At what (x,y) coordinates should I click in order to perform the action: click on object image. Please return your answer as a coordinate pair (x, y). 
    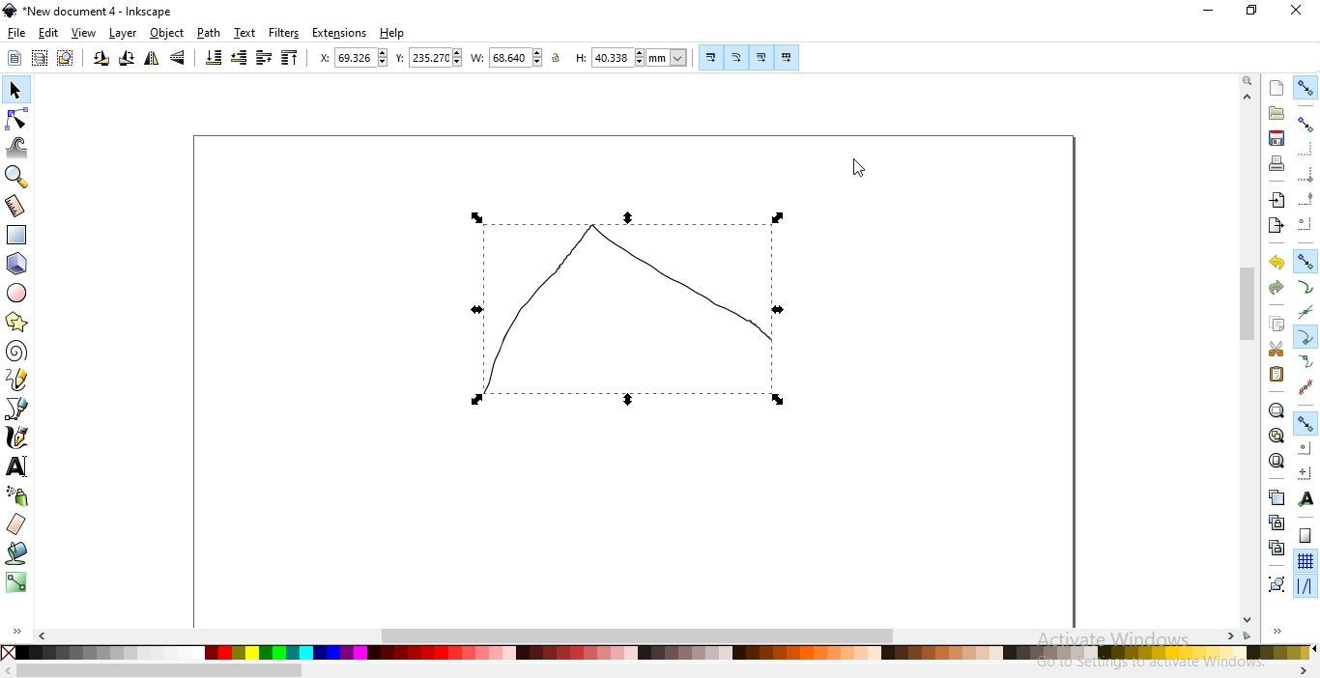
    Looking at the image, I should click on (602, 311).